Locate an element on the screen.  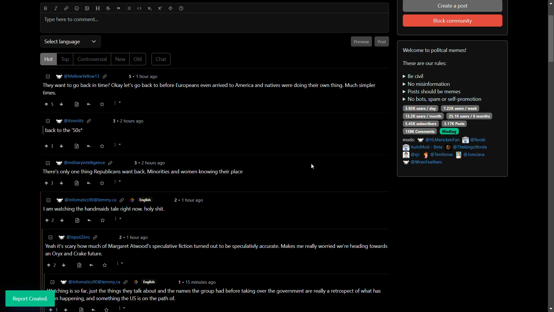
139k comments is located at coordinates (420, 131).